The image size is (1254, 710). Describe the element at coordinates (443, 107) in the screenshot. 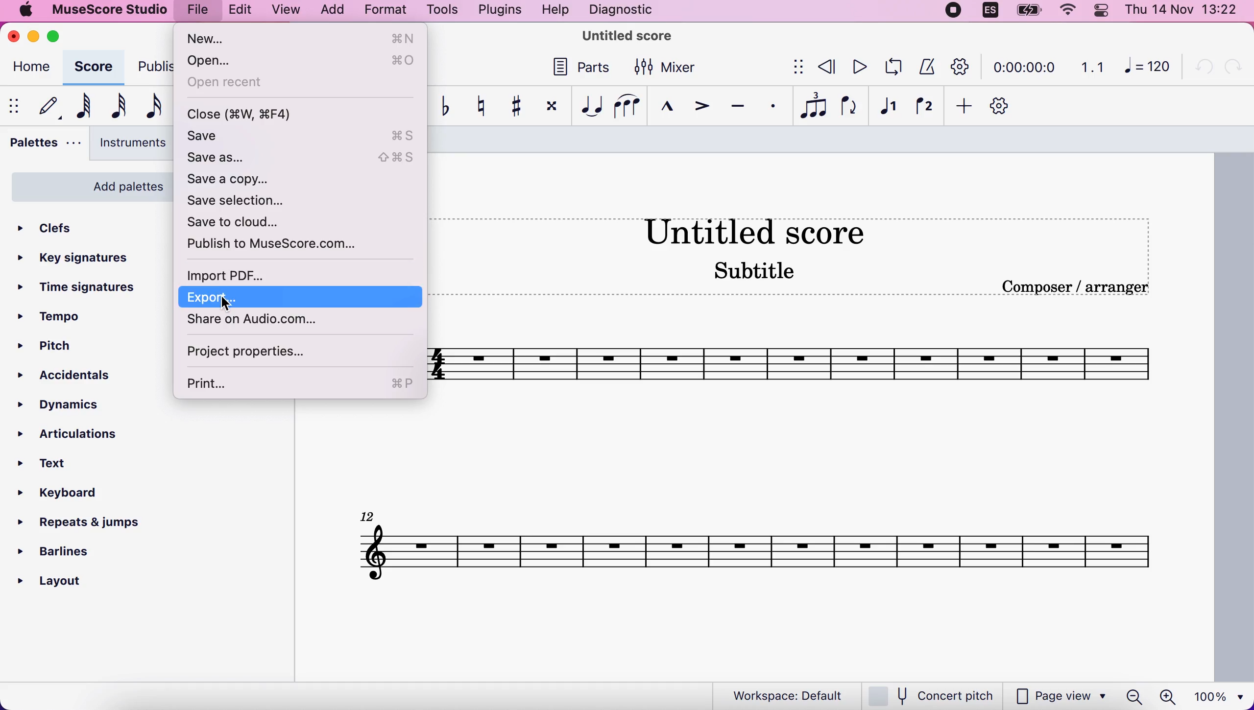

I see `toggle flat` at that location.